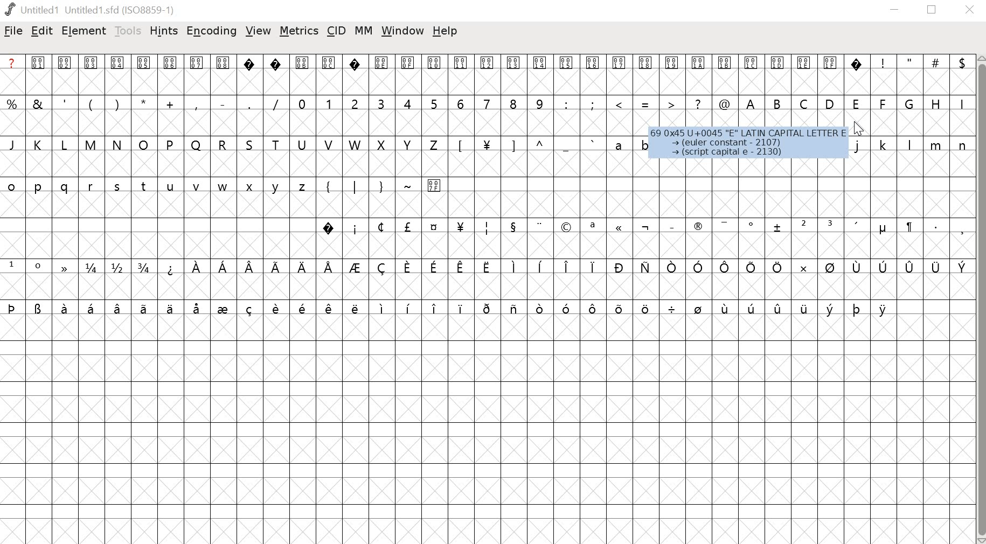 Image resolution: width=986 pixels, height=544 pixels. What do you see at coordinates (157, 225) in the screenshot?
I see `empty cells` at bounding box center [157, 225].